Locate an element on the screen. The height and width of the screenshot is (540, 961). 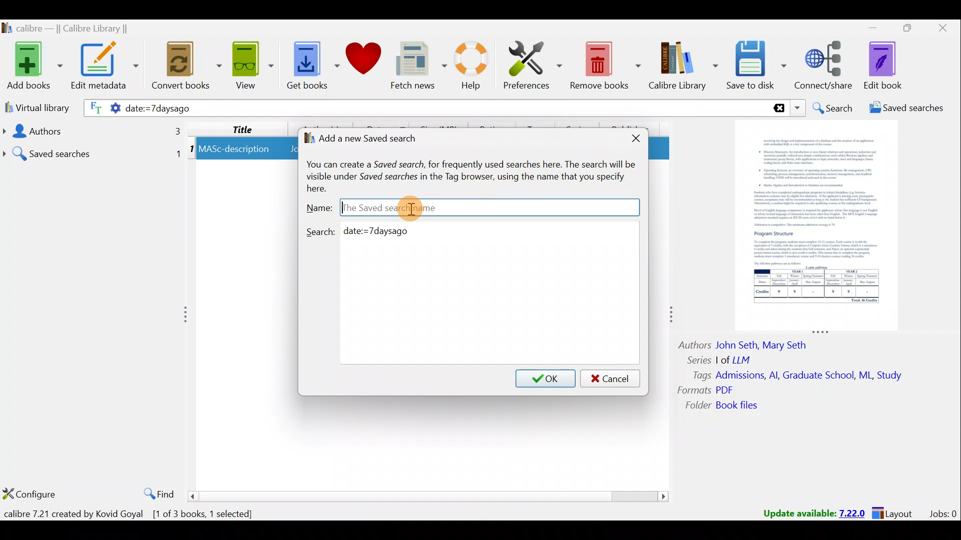
Saved searches is located at coordinates (903, 108).